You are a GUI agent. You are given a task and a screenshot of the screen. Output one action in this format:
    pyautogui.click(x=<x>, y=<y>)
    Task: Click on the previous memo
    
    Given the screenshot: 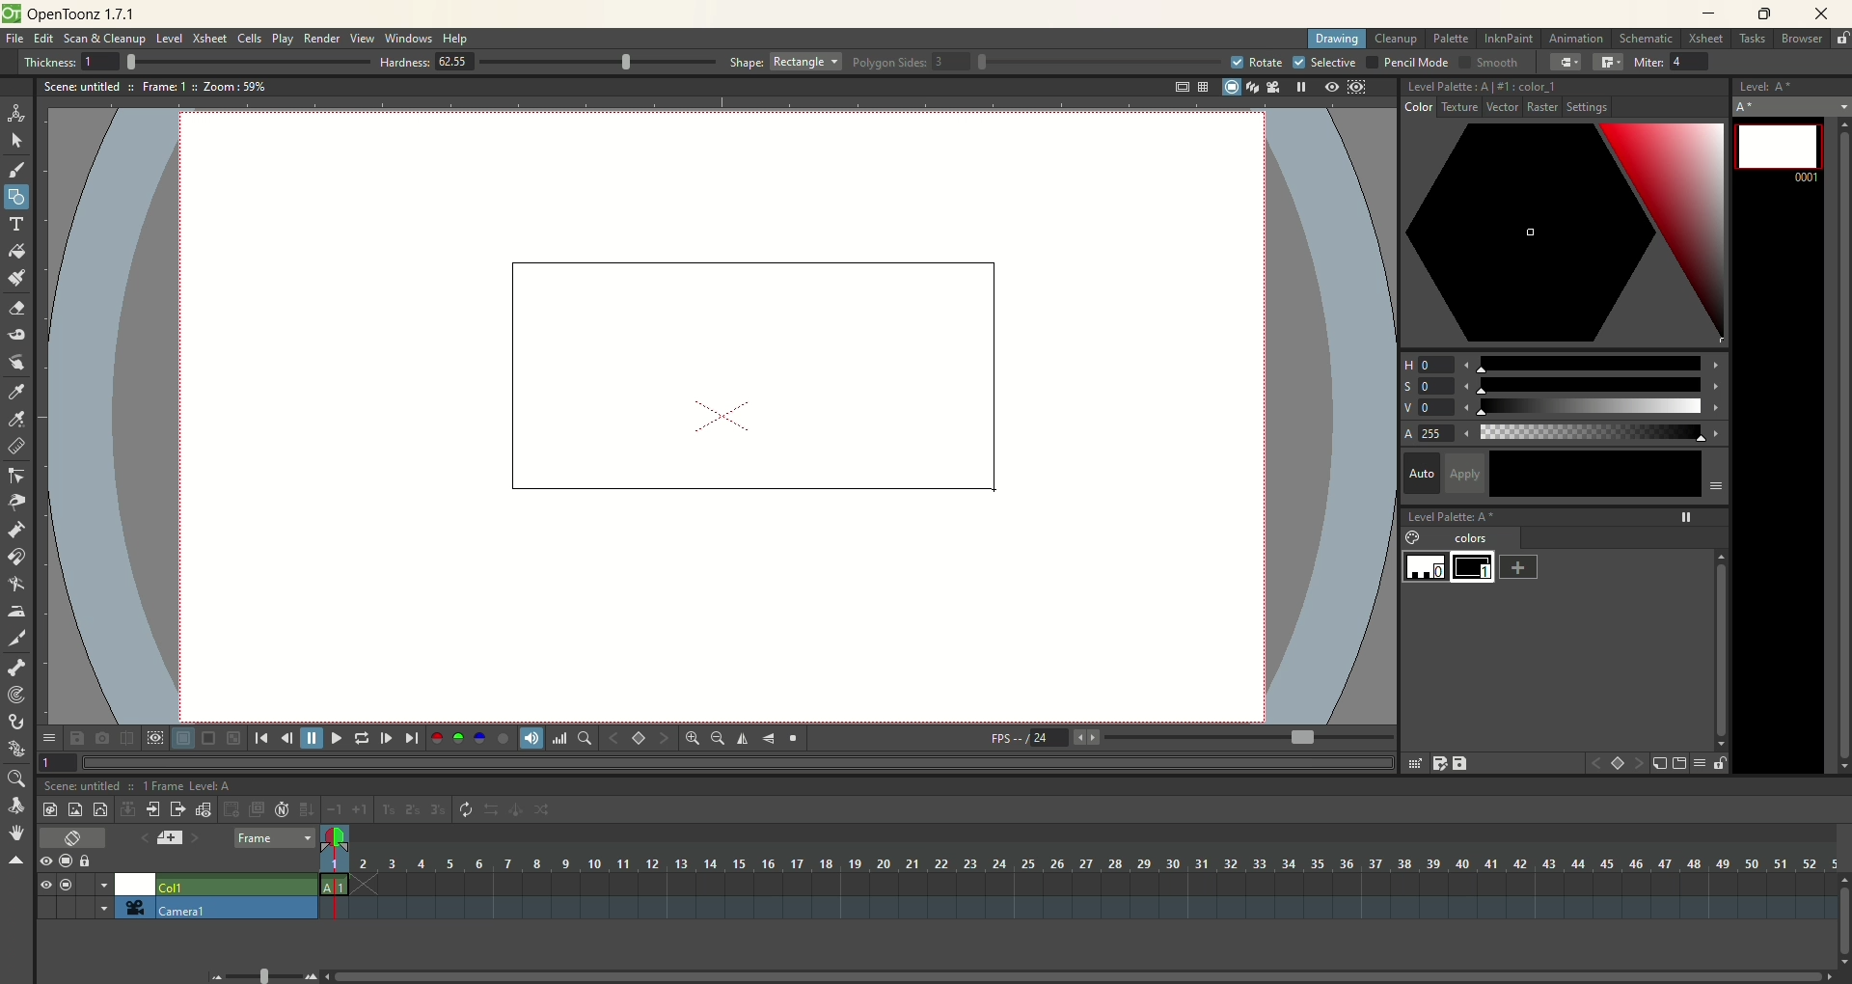 What is the action you would take?
    pyautogui.click(x=140, y=835)
    